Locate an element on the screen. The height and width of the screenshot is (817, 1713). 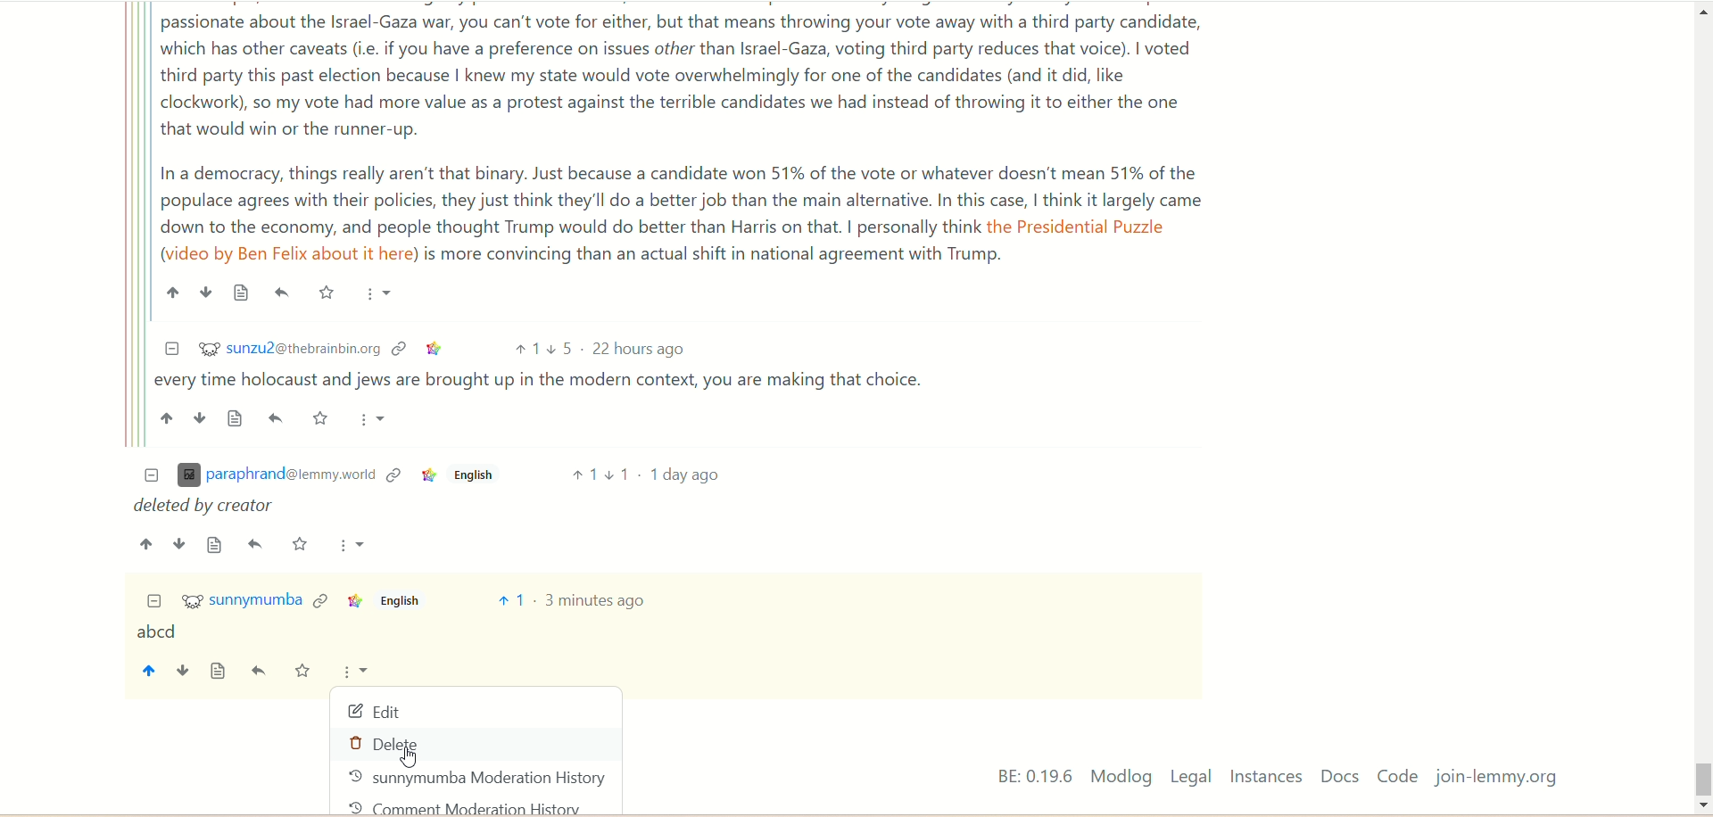
Sunnymumba moderation history is located at coordinates (478, 778).